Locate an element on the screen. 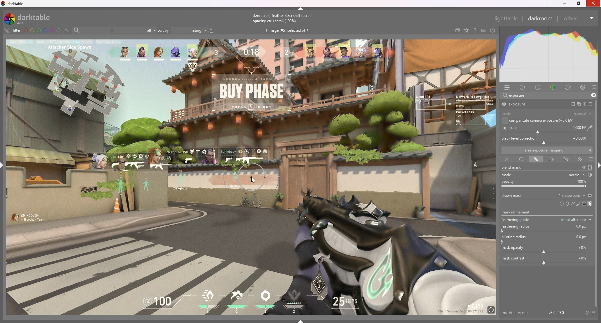  ellipse is located at coordinates (568, 203).